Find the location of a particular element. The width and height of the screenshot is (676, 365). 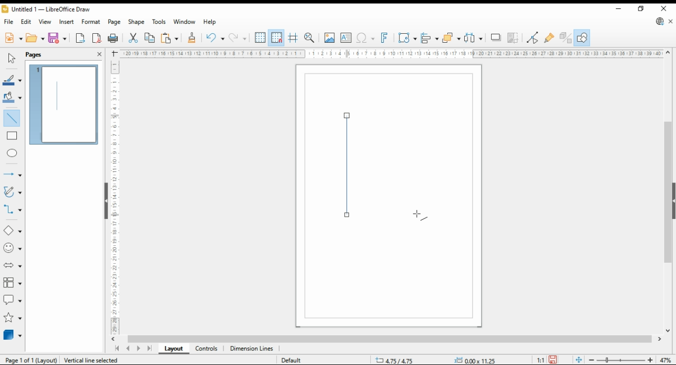

scroll bar is located at coordinates (668, 192).